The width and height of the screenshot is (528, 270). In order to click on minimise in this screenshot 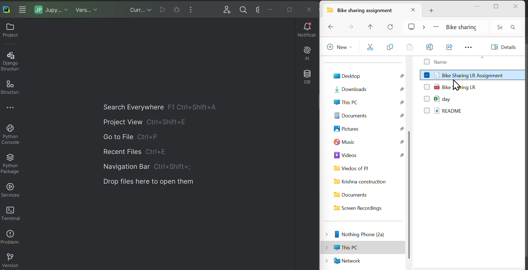, I will do `click(478, 7)`.